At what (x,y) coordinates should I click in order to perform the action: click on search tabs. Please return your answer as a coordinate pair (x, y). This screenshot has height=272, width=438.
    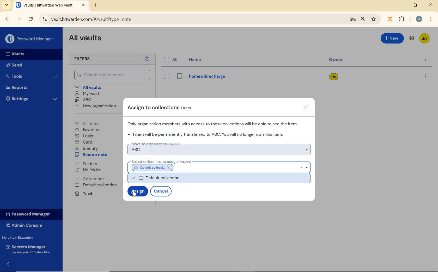
    Looking at the image, I should click on (7, 6).